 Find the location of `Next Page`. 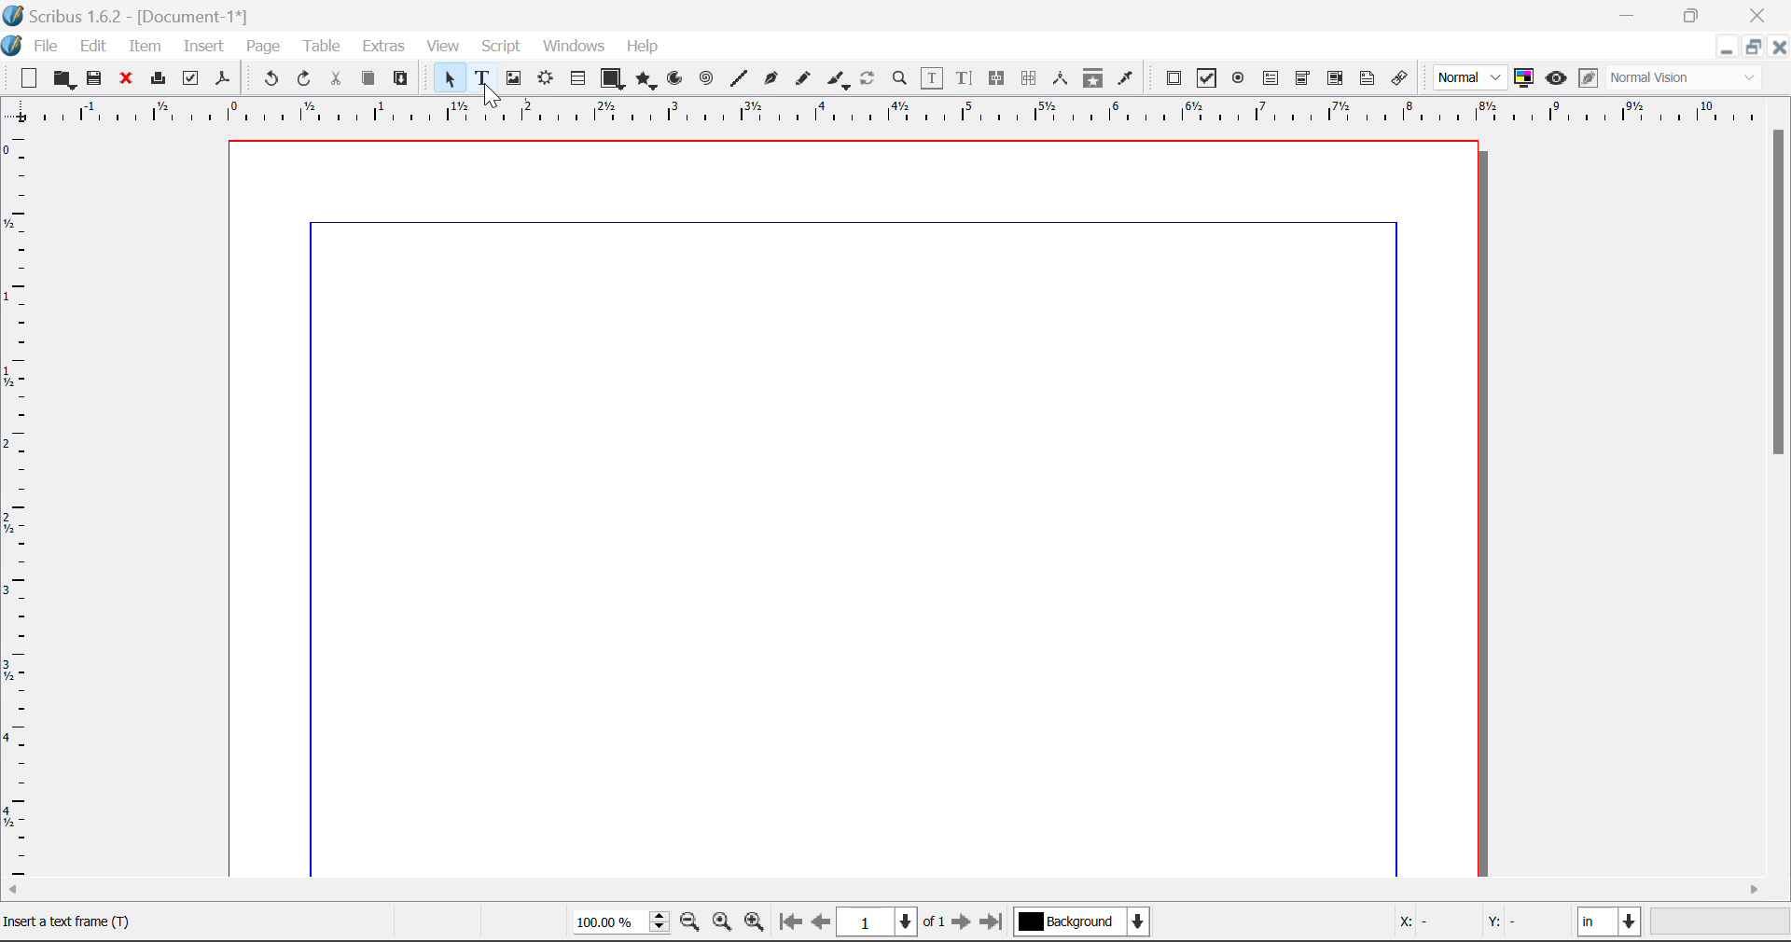

Next Page is located at coordinates (965, 925).